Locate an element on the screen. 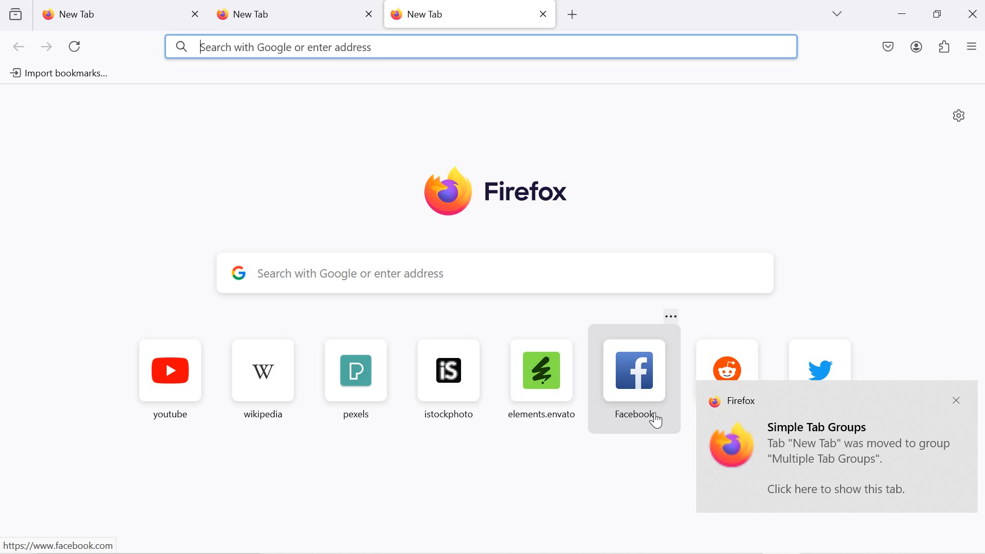  facebook favorite is located at coordinates (638, 379).